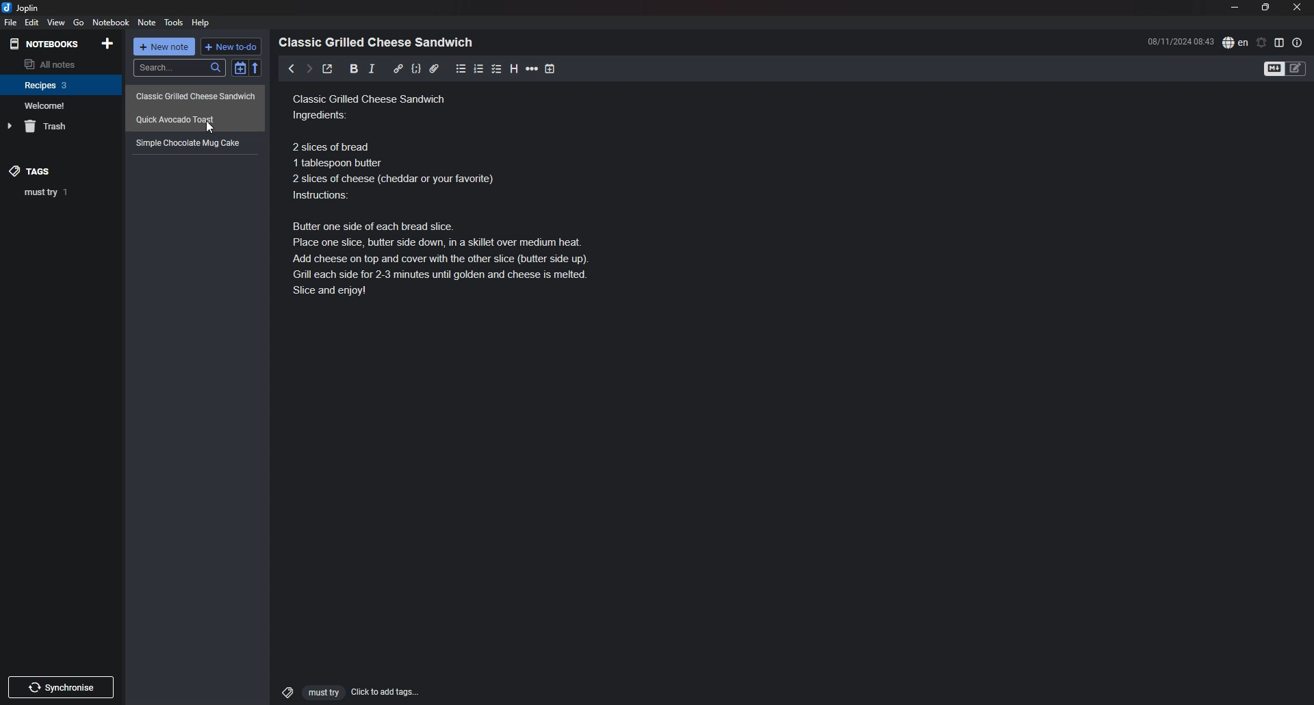  Describe the element at coordinates (552, 68) in the screenshot. I see `add time` at that location.